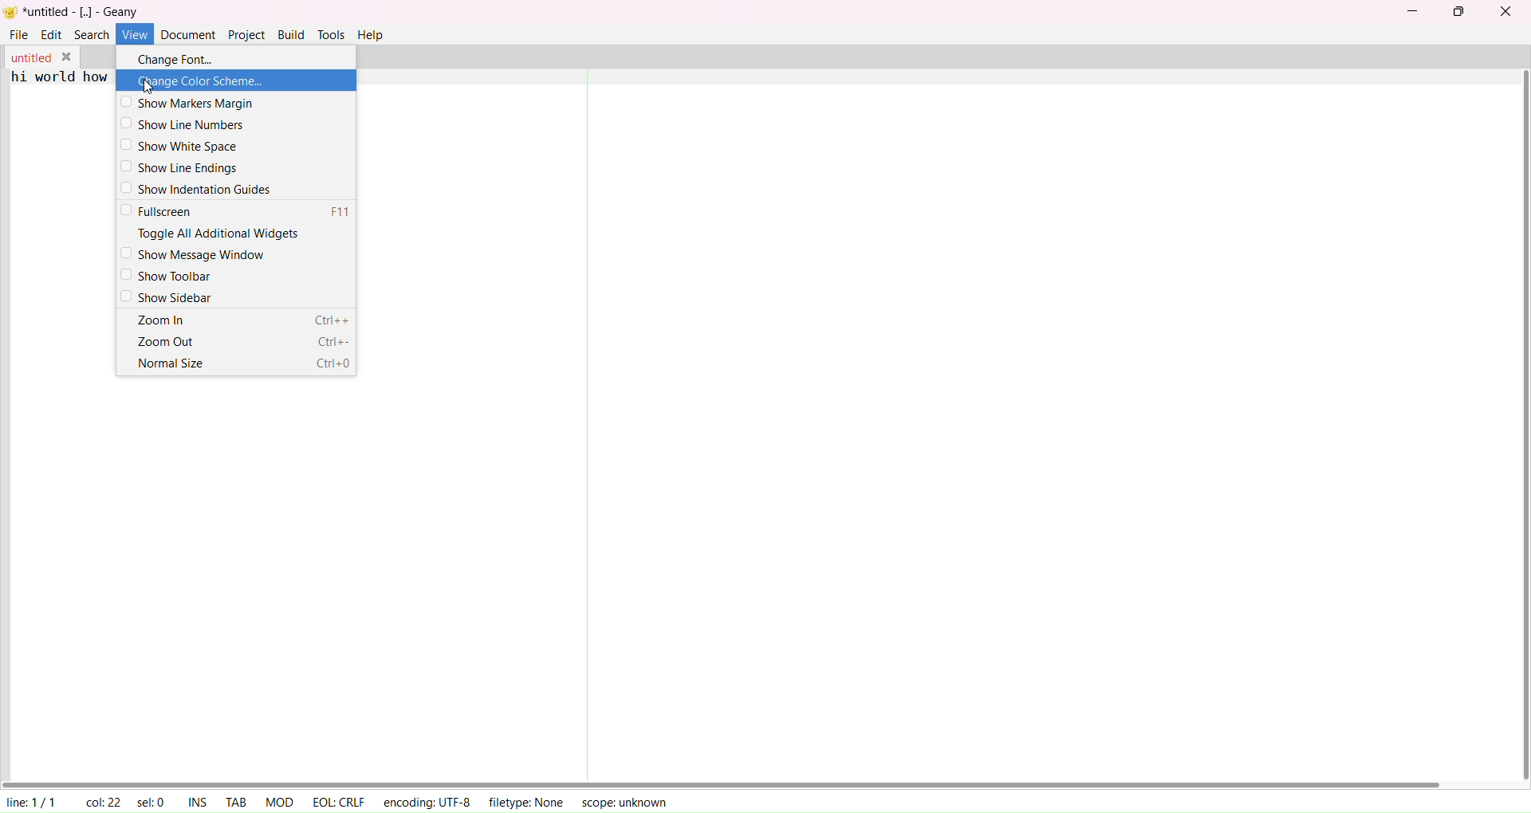 This screenshot has height=813, width=1531. Describe the element at coordinates (174, 57) in the screenshot. I see `change font` at that location.